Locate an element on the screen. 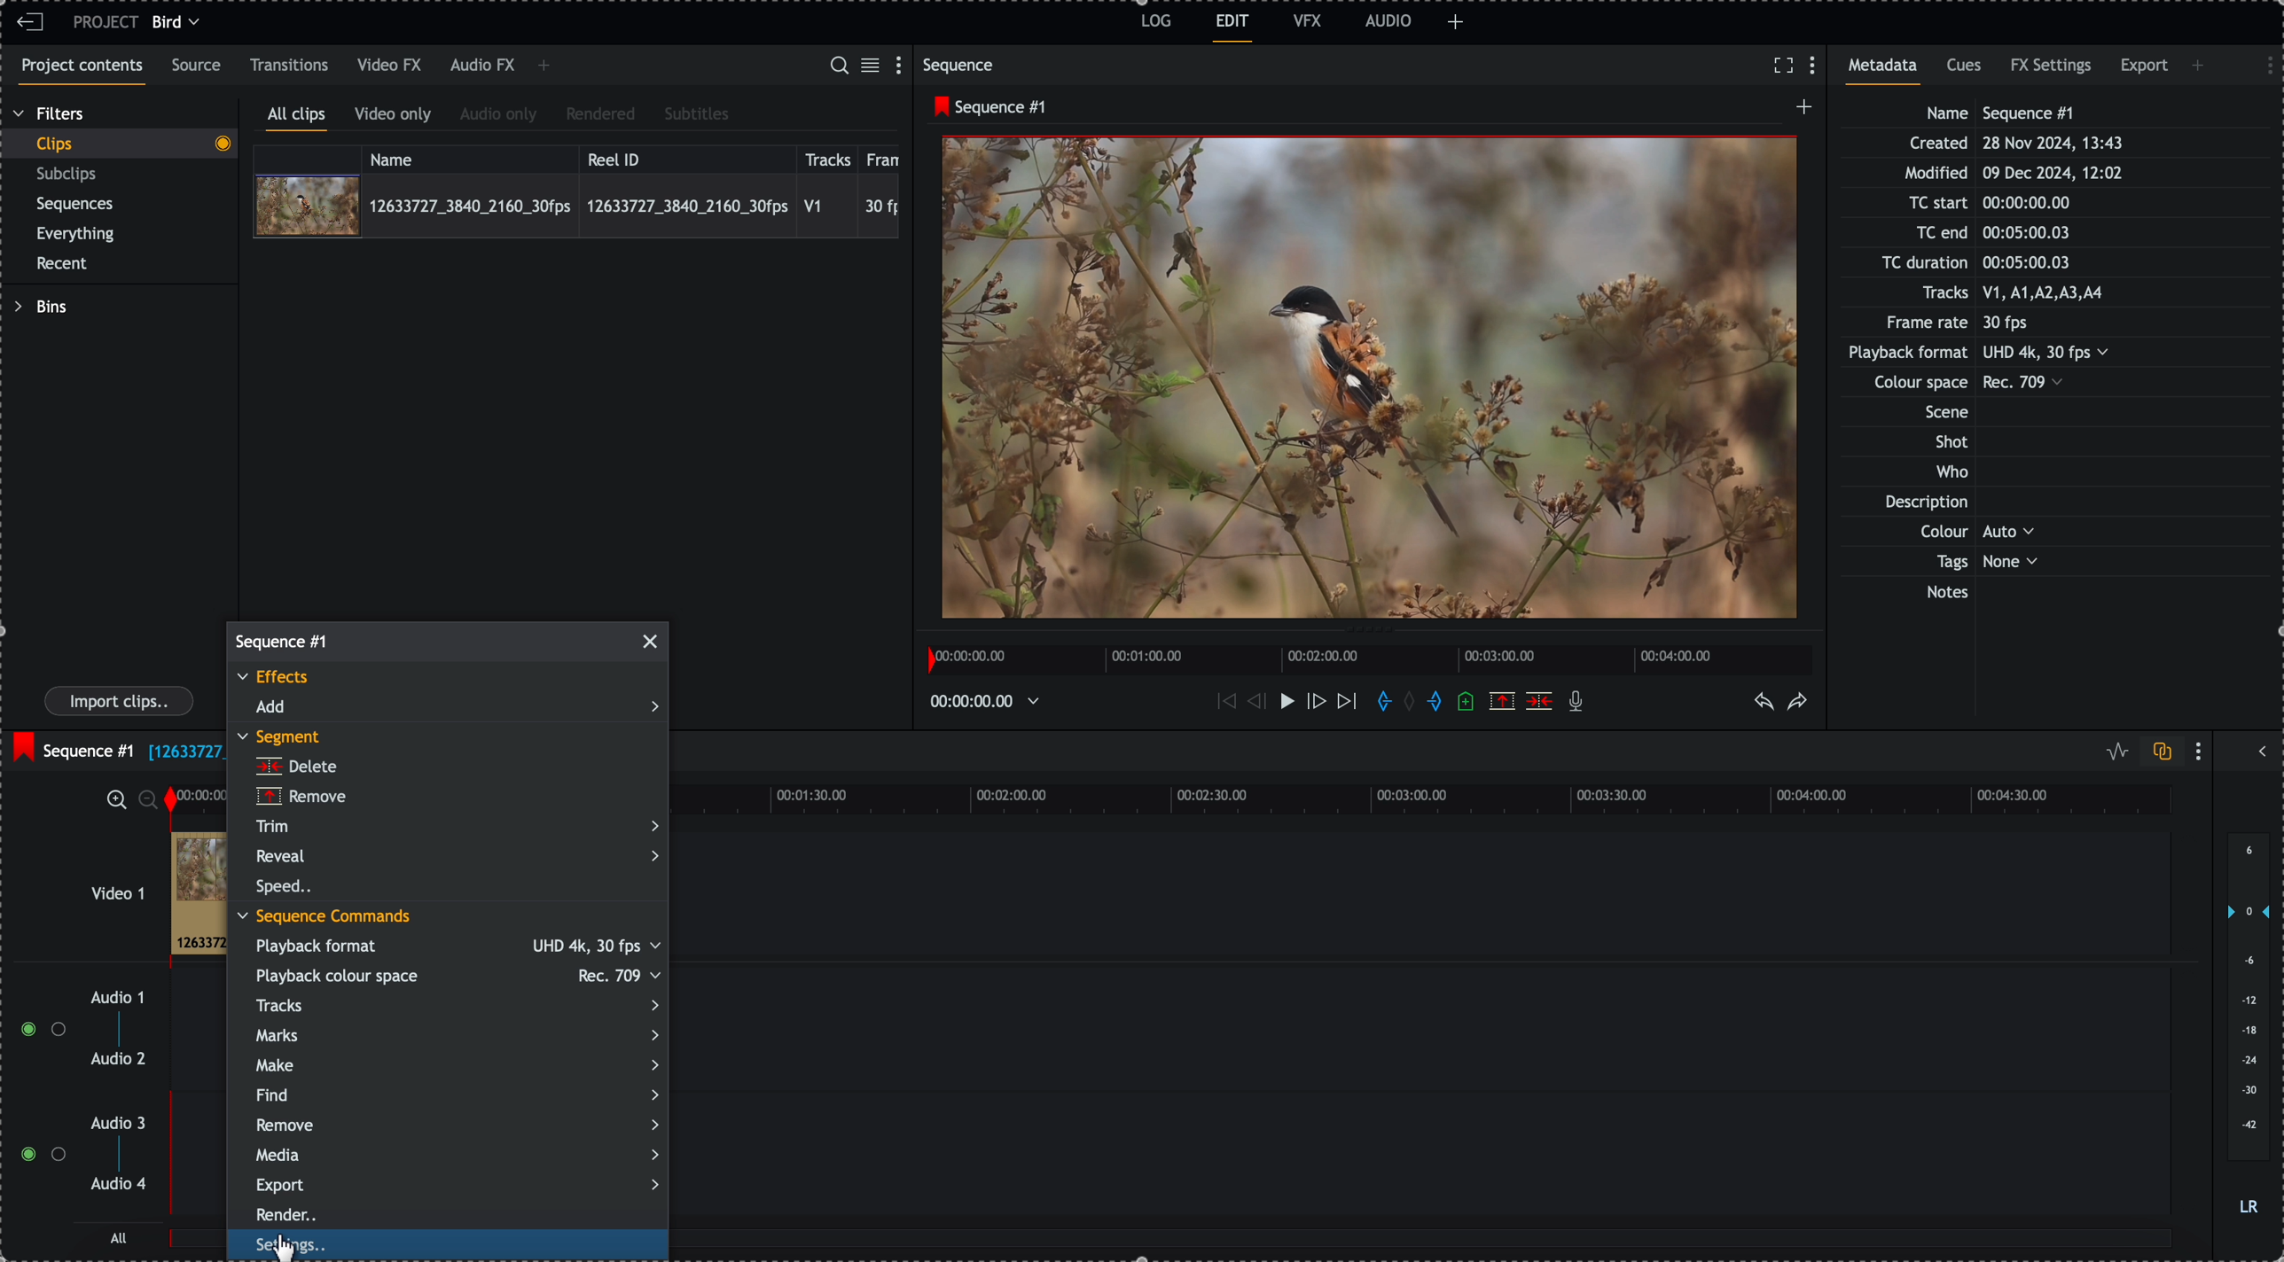  all clips is located at coordinates (297, 118).